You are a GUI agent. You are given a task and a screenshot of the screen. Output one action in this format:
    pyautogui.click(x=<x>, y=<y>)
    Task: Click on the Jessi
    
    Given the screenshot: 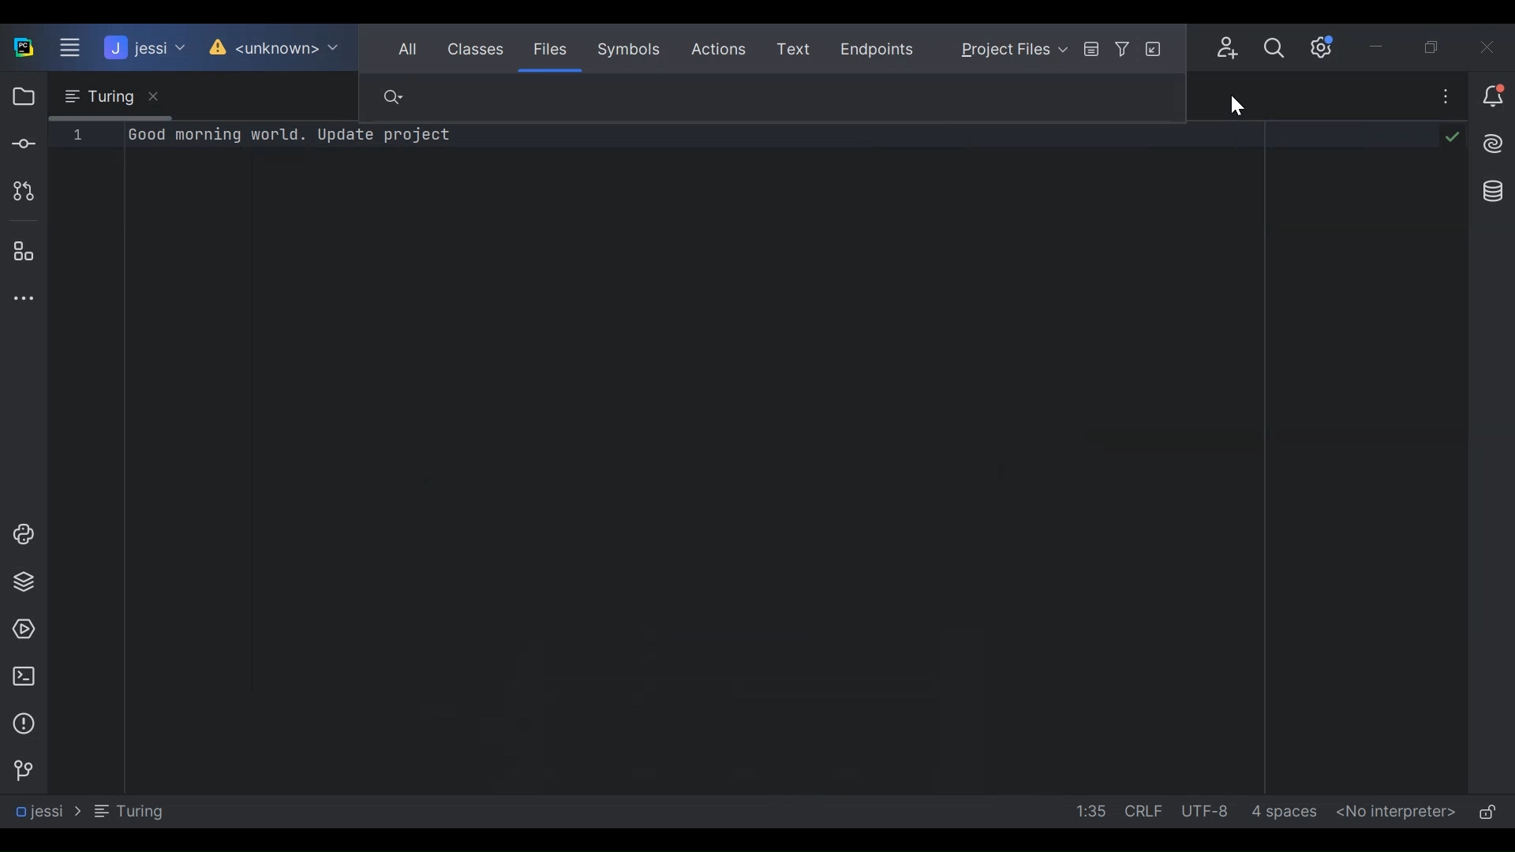 What is the action you would take?
    pyautogui.click(x=143, y=49)
    